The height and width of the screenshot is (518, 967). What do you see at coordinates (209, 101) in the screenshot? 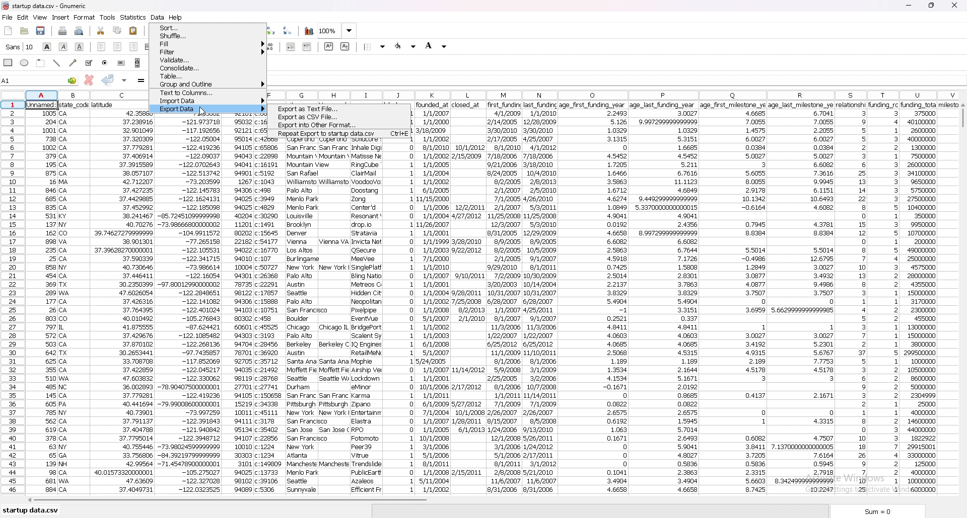
I see `import data` at bounding box center [209, 101].